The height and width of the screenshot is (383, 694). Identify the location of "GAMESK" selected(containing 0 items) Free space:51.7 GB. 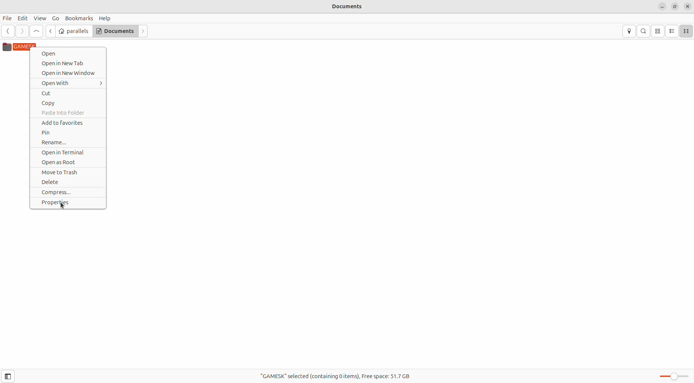
(336, 363).